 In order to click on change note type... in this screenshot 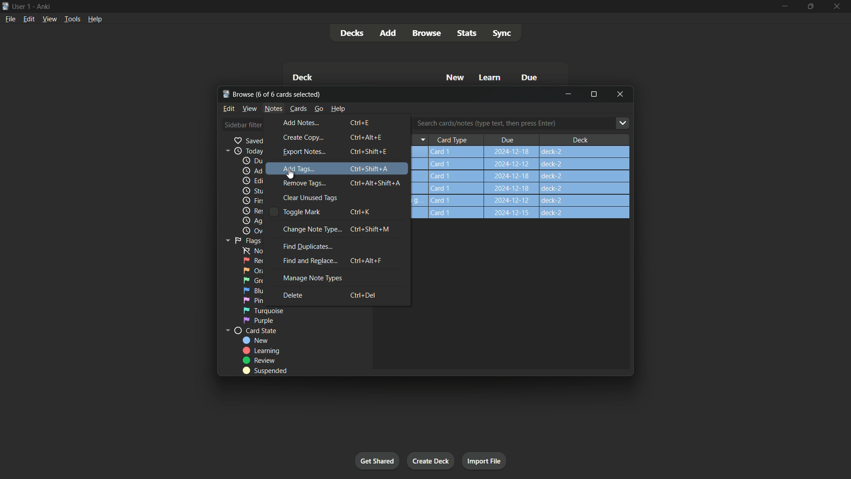, I will do `click(312, 230)`.